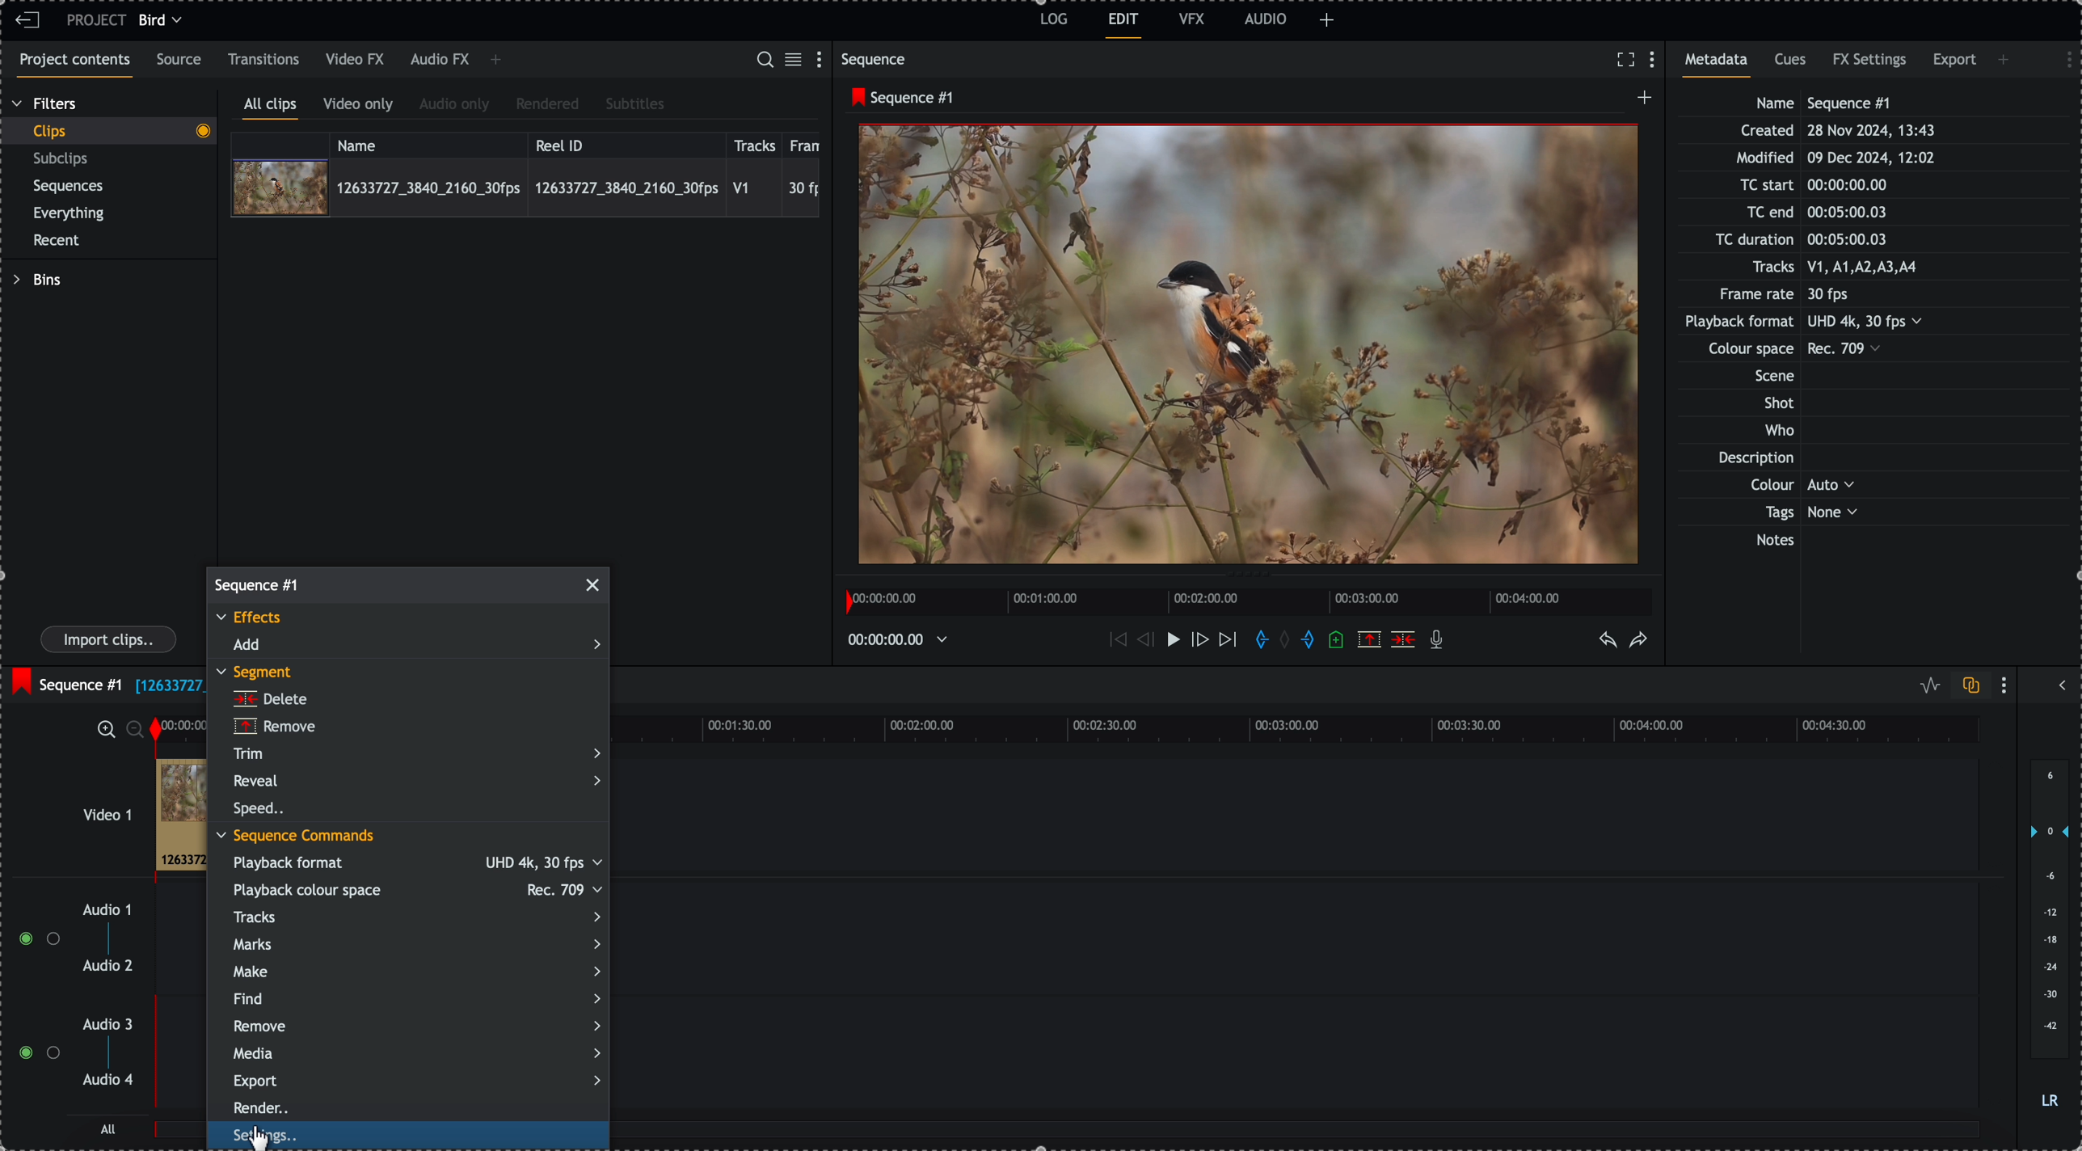 The width and height of the screenshot is (2082, 1151). I want to click on file, so click(166, 687).